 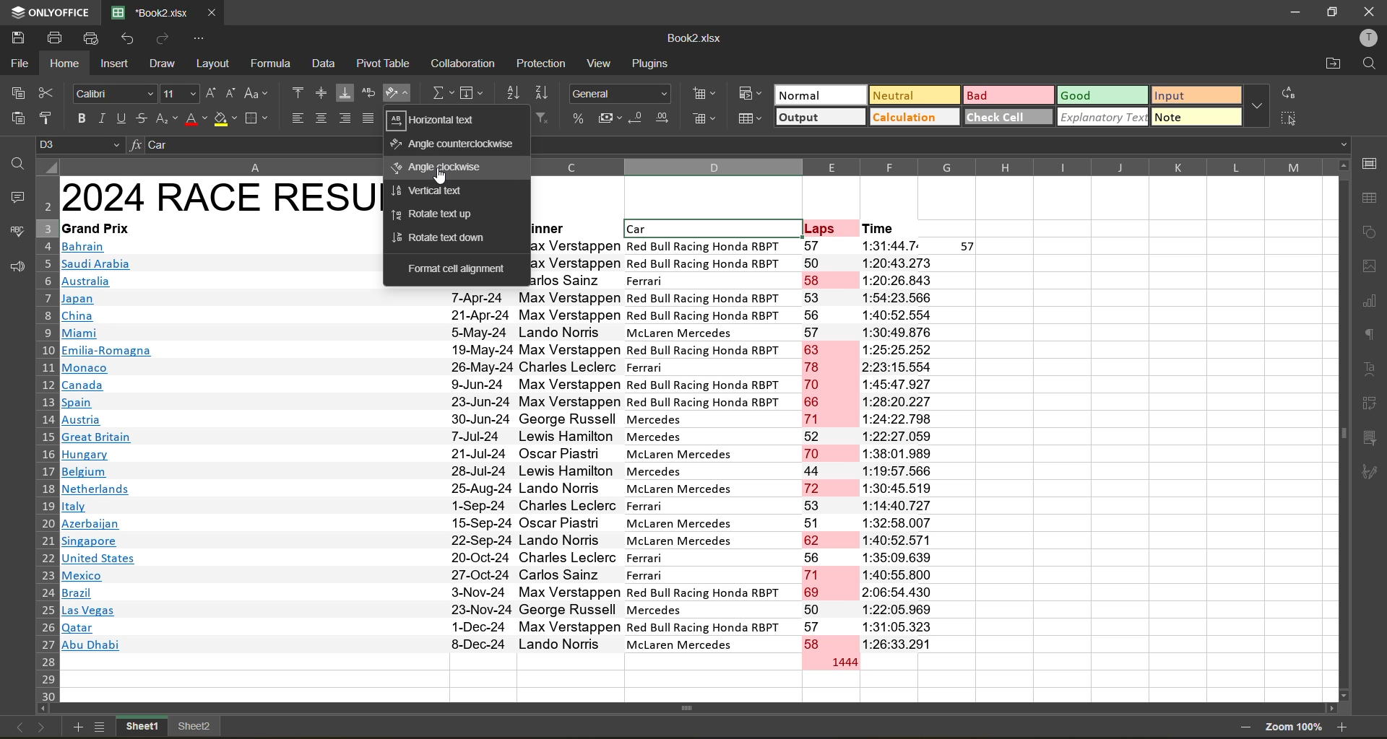 I want to click on paste, so click(x=17, y=115).